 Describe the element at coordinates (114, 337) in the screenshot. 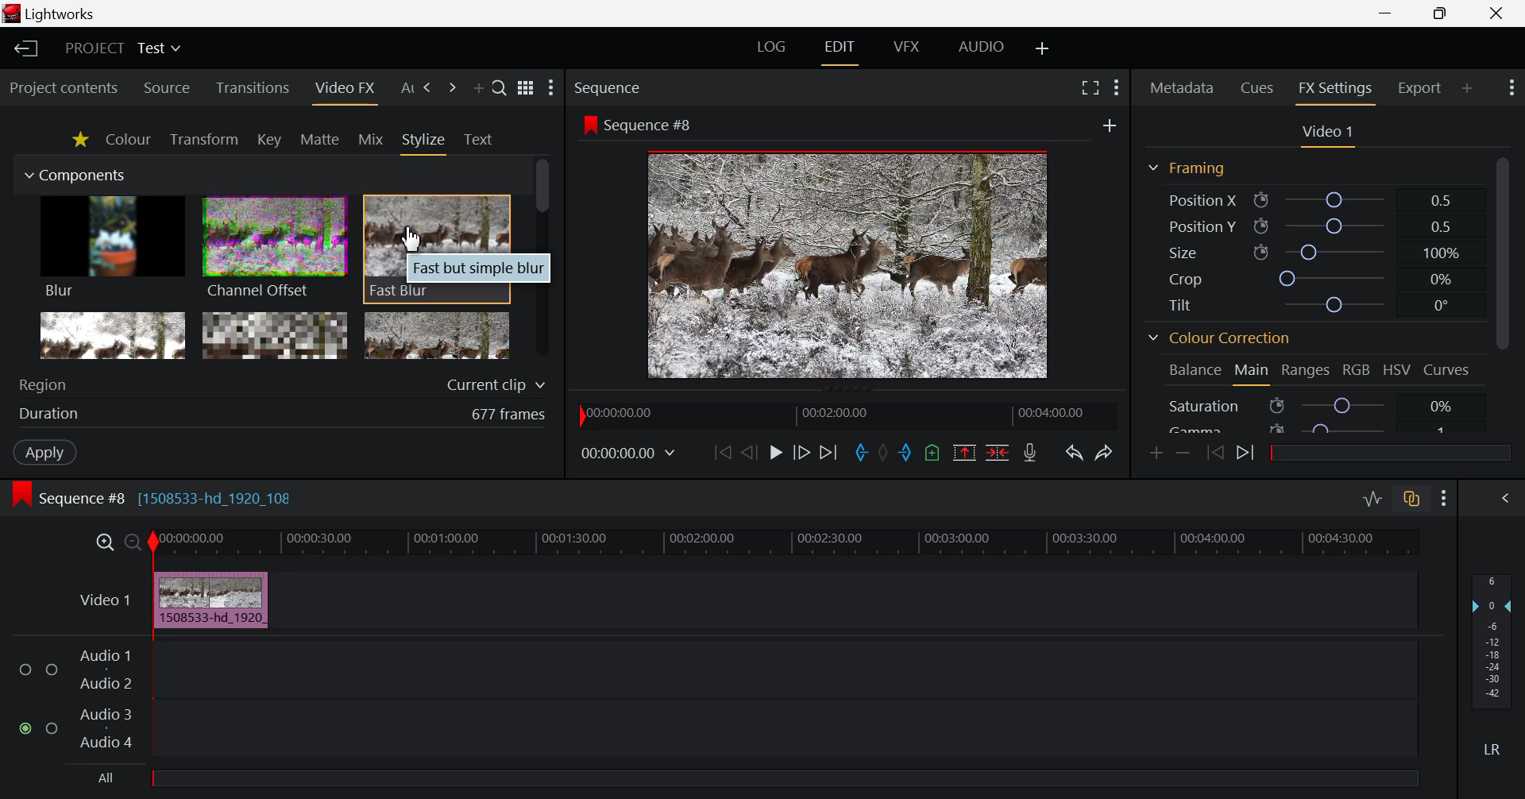

I see `Glow` at that location.